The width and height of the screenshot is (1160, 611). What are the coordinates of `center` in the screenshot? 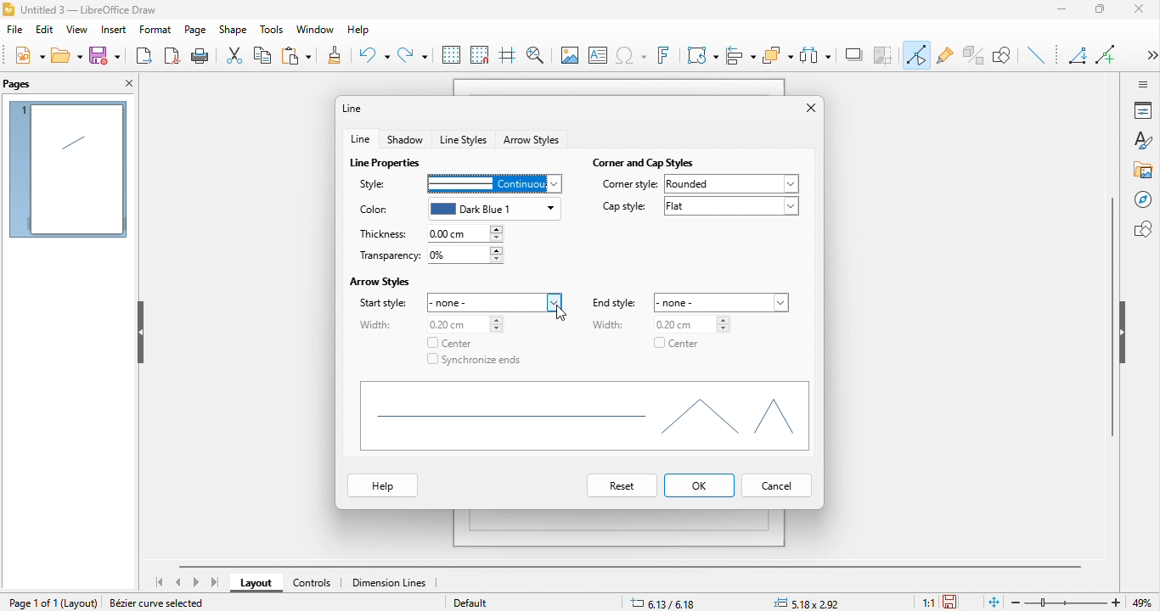 It's located at (453, 344).